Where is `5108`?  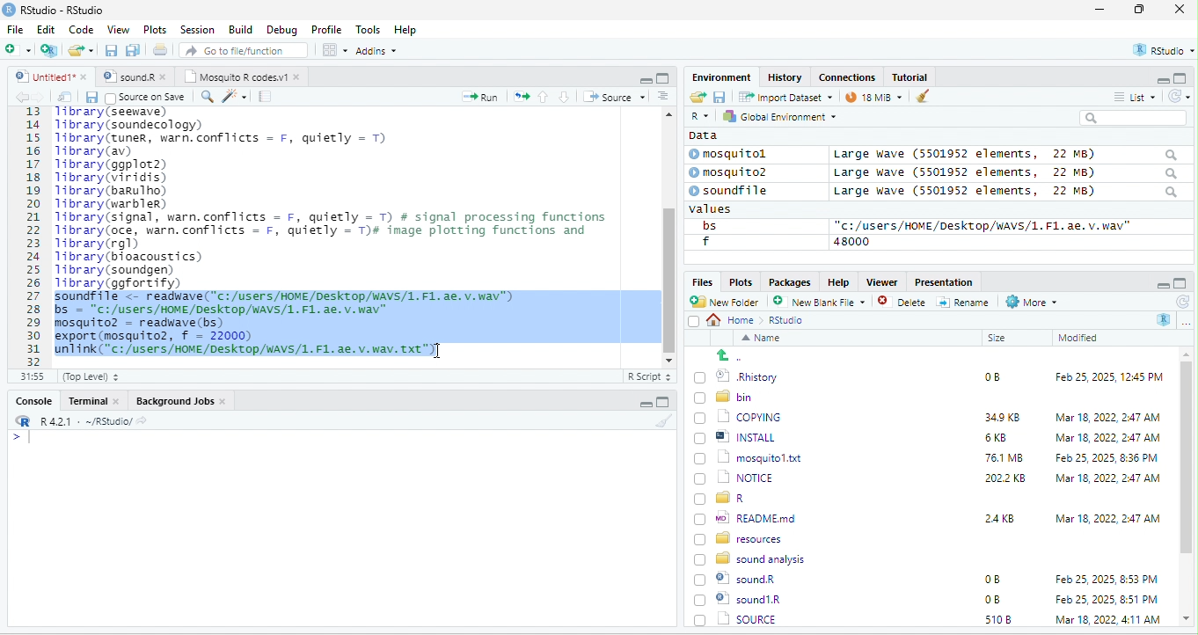
5108 is located at coordinates (994, 598).